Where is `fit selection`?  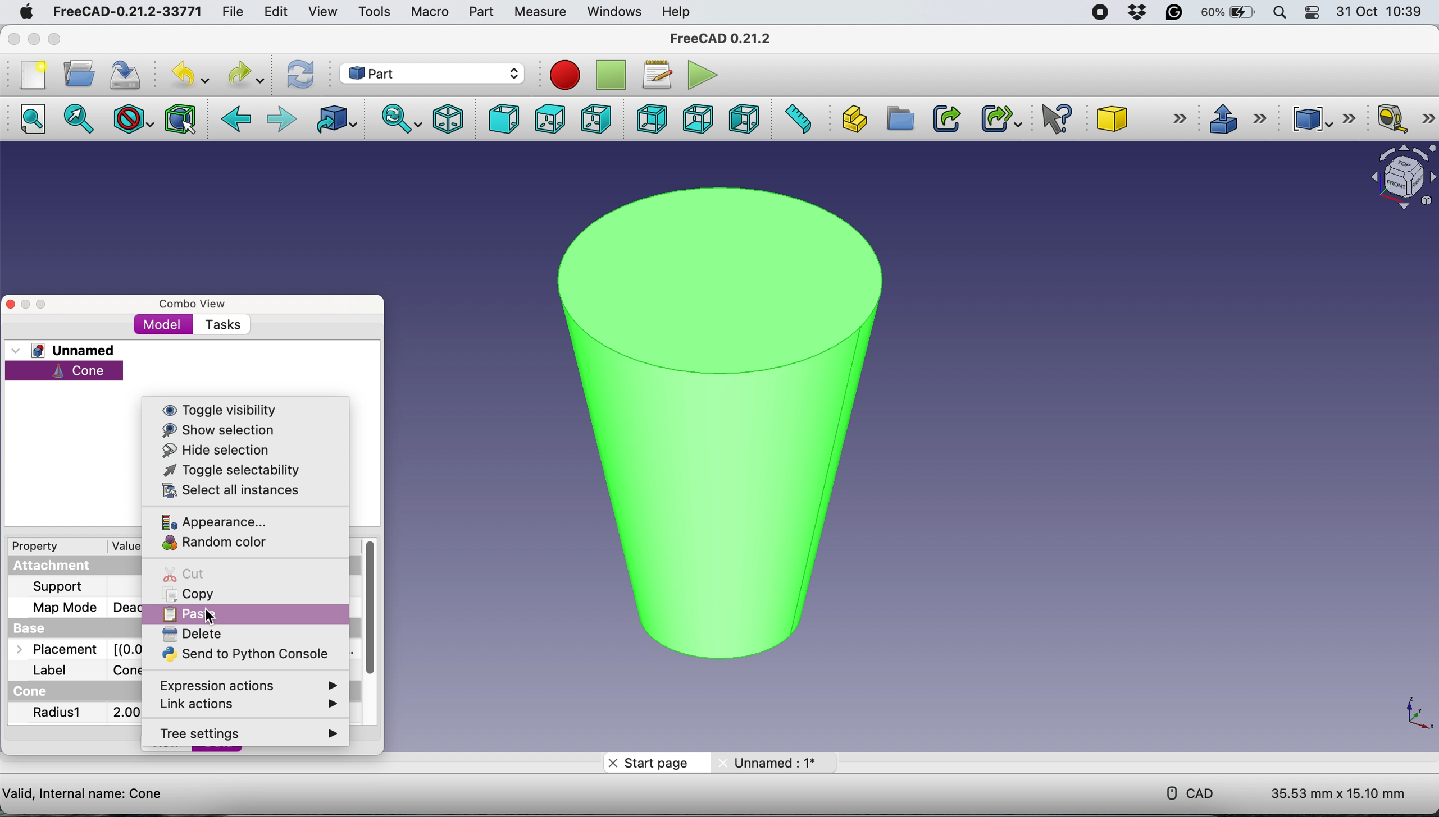 fit selection is located at coordinates (82, 120).